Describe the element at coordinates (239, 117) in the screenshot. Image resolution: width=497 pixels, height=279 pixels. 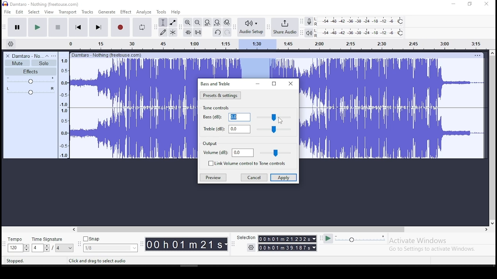
I see `0.0` at that location.